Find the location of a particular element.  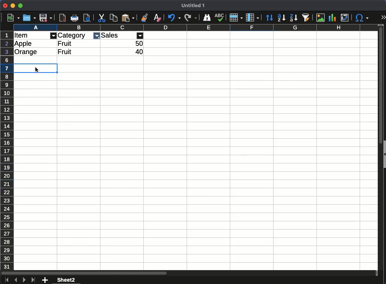

save is located at coordinates (46, 18).